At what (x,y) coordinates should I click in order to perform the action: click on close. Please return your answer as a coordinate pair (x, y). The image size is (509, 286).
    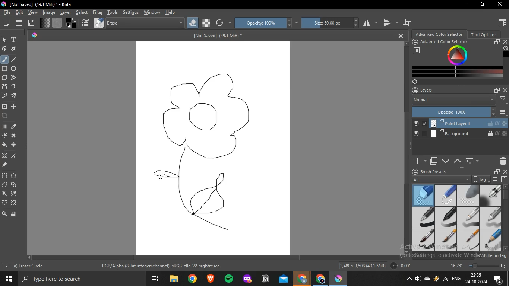
    Looking at the image, I should click on (505, 89).